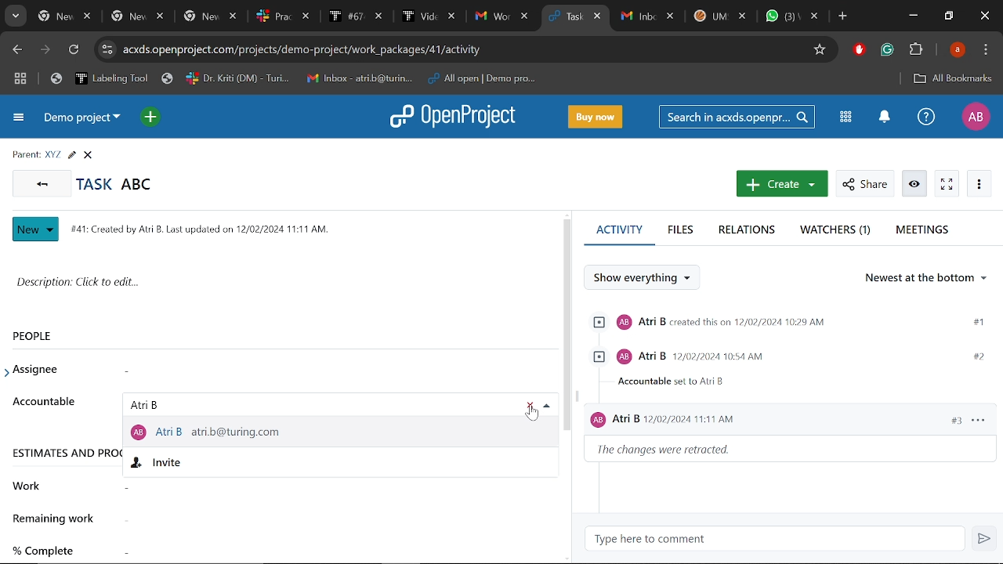 The height and width of the screenshot is (564, 1003). Describe the element at coordinates (986, 52) in the screenshot. I see `Customize and control chorme` at that location.